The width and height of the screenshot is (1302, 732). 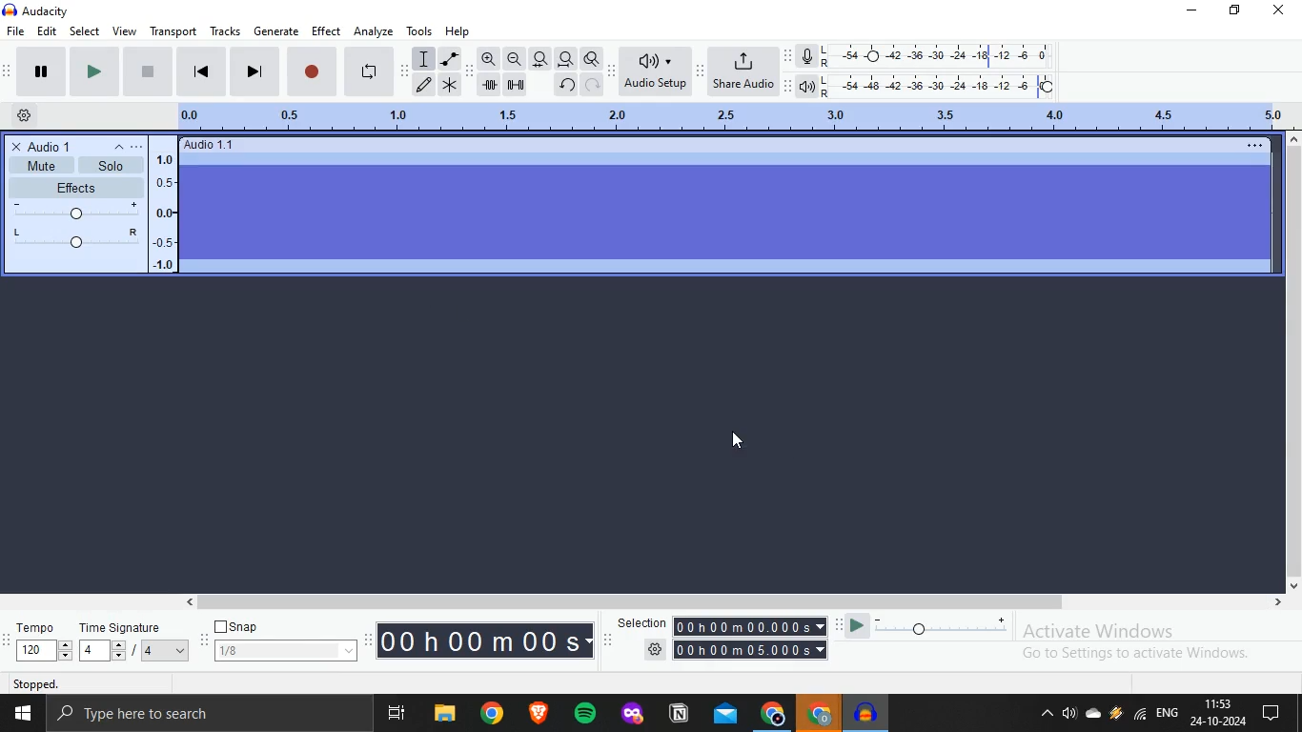 I want to click on Brave, so click(x=542, y=713).